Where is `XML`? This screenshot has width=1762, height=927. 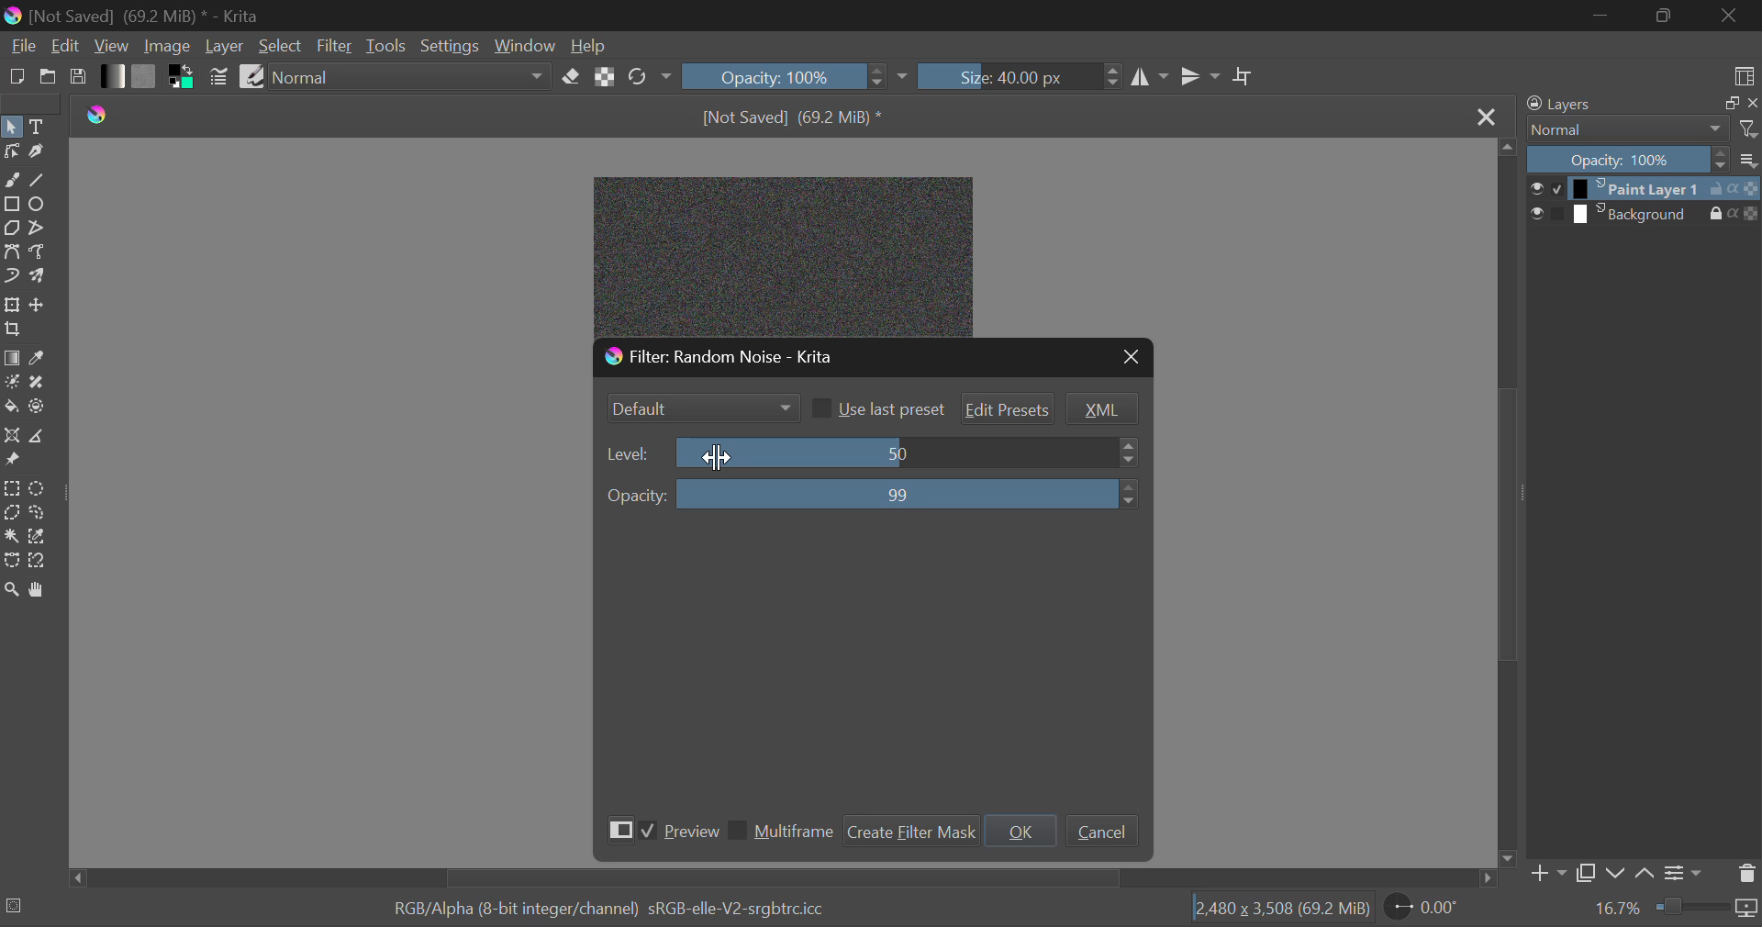 XML is located at coordinates (1101, 409).